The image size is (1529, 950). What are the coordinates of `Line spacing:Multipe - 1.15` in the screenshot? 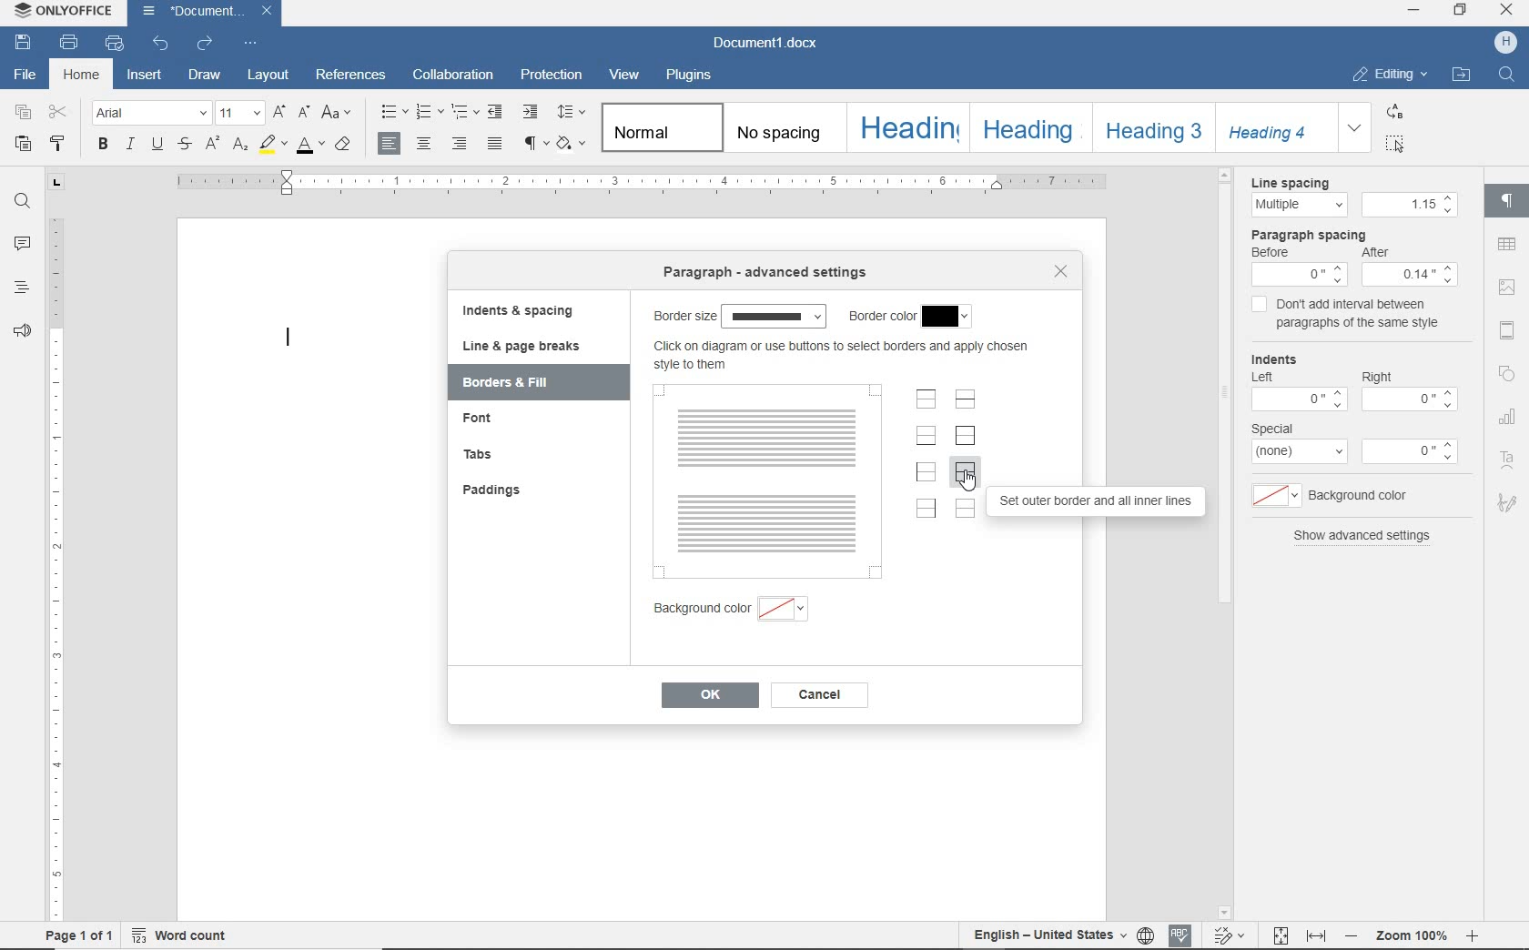 It's located at (1348, 198).